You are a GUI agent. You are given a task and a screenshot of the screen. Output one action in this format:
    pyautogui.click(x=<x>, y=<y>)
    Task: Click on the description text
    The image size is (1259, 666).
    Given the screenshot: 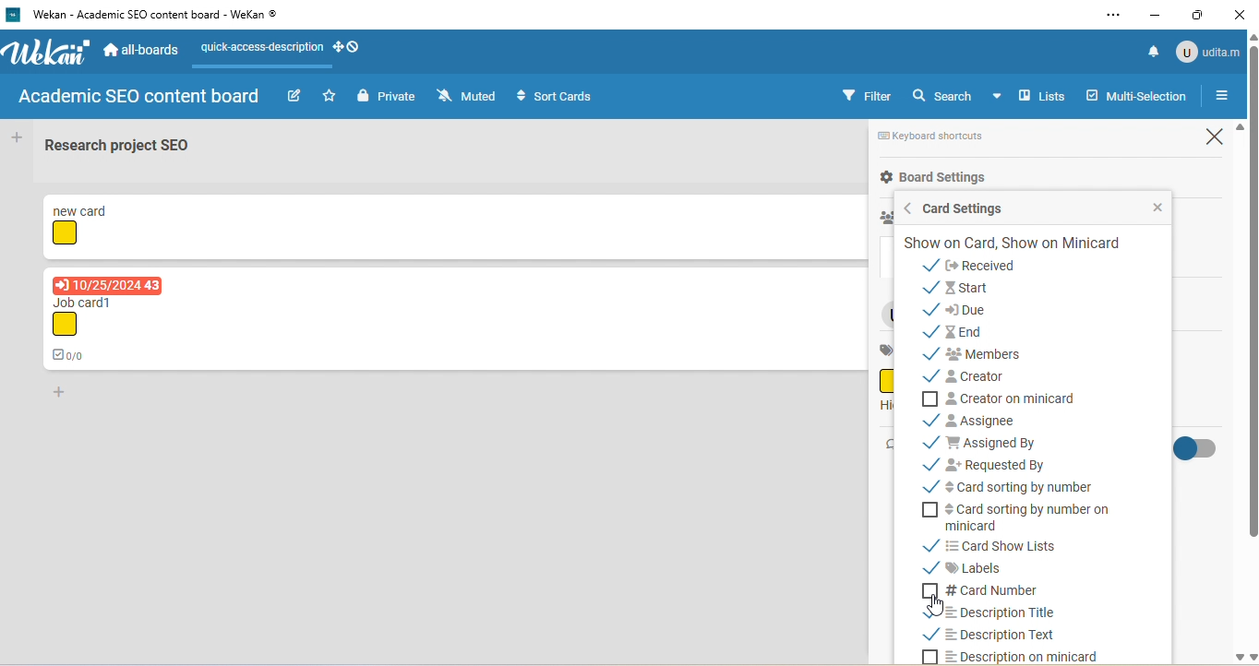 What is the action you would take?
    pyautogui.click(x=1003, y=636)
    